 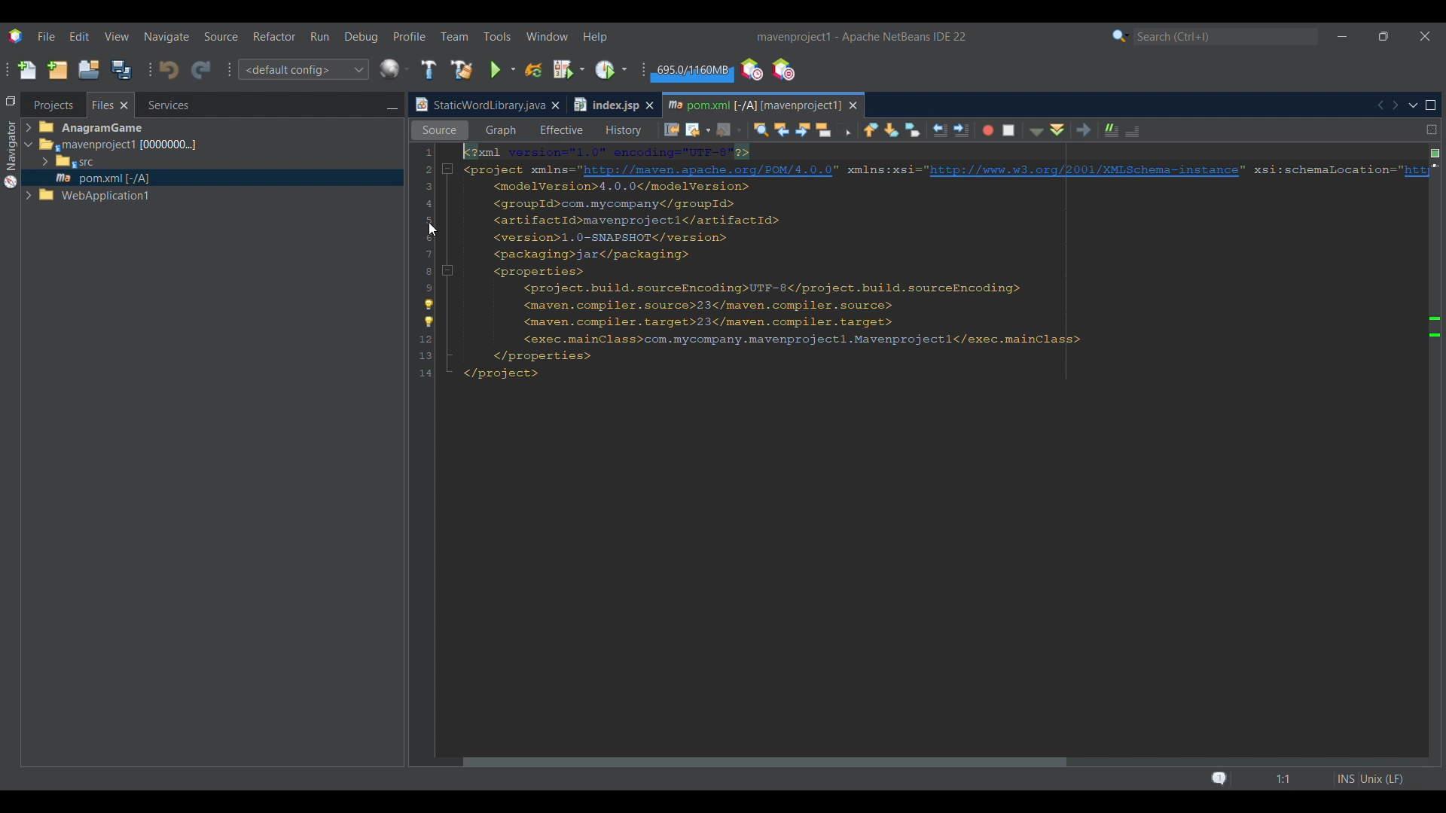 What do you see at coordinates (1380, 105) in the screenshot?
I see `Previous` at bounding box center [1380, 105].